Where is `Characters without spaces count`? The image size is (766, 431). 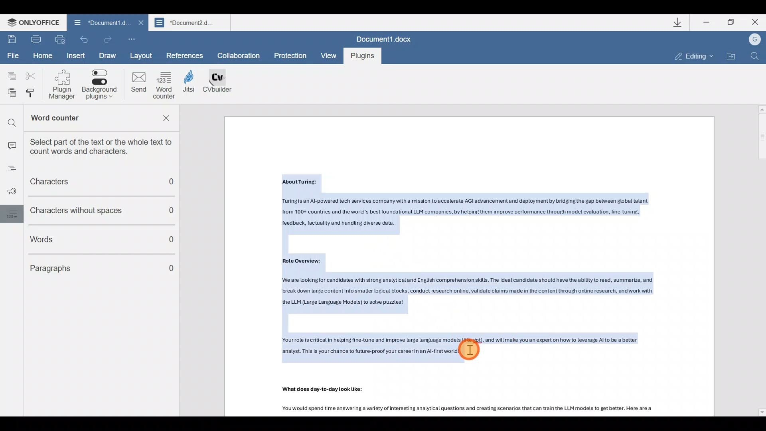
Characters without spaces count is located at coordinates (86, 210).